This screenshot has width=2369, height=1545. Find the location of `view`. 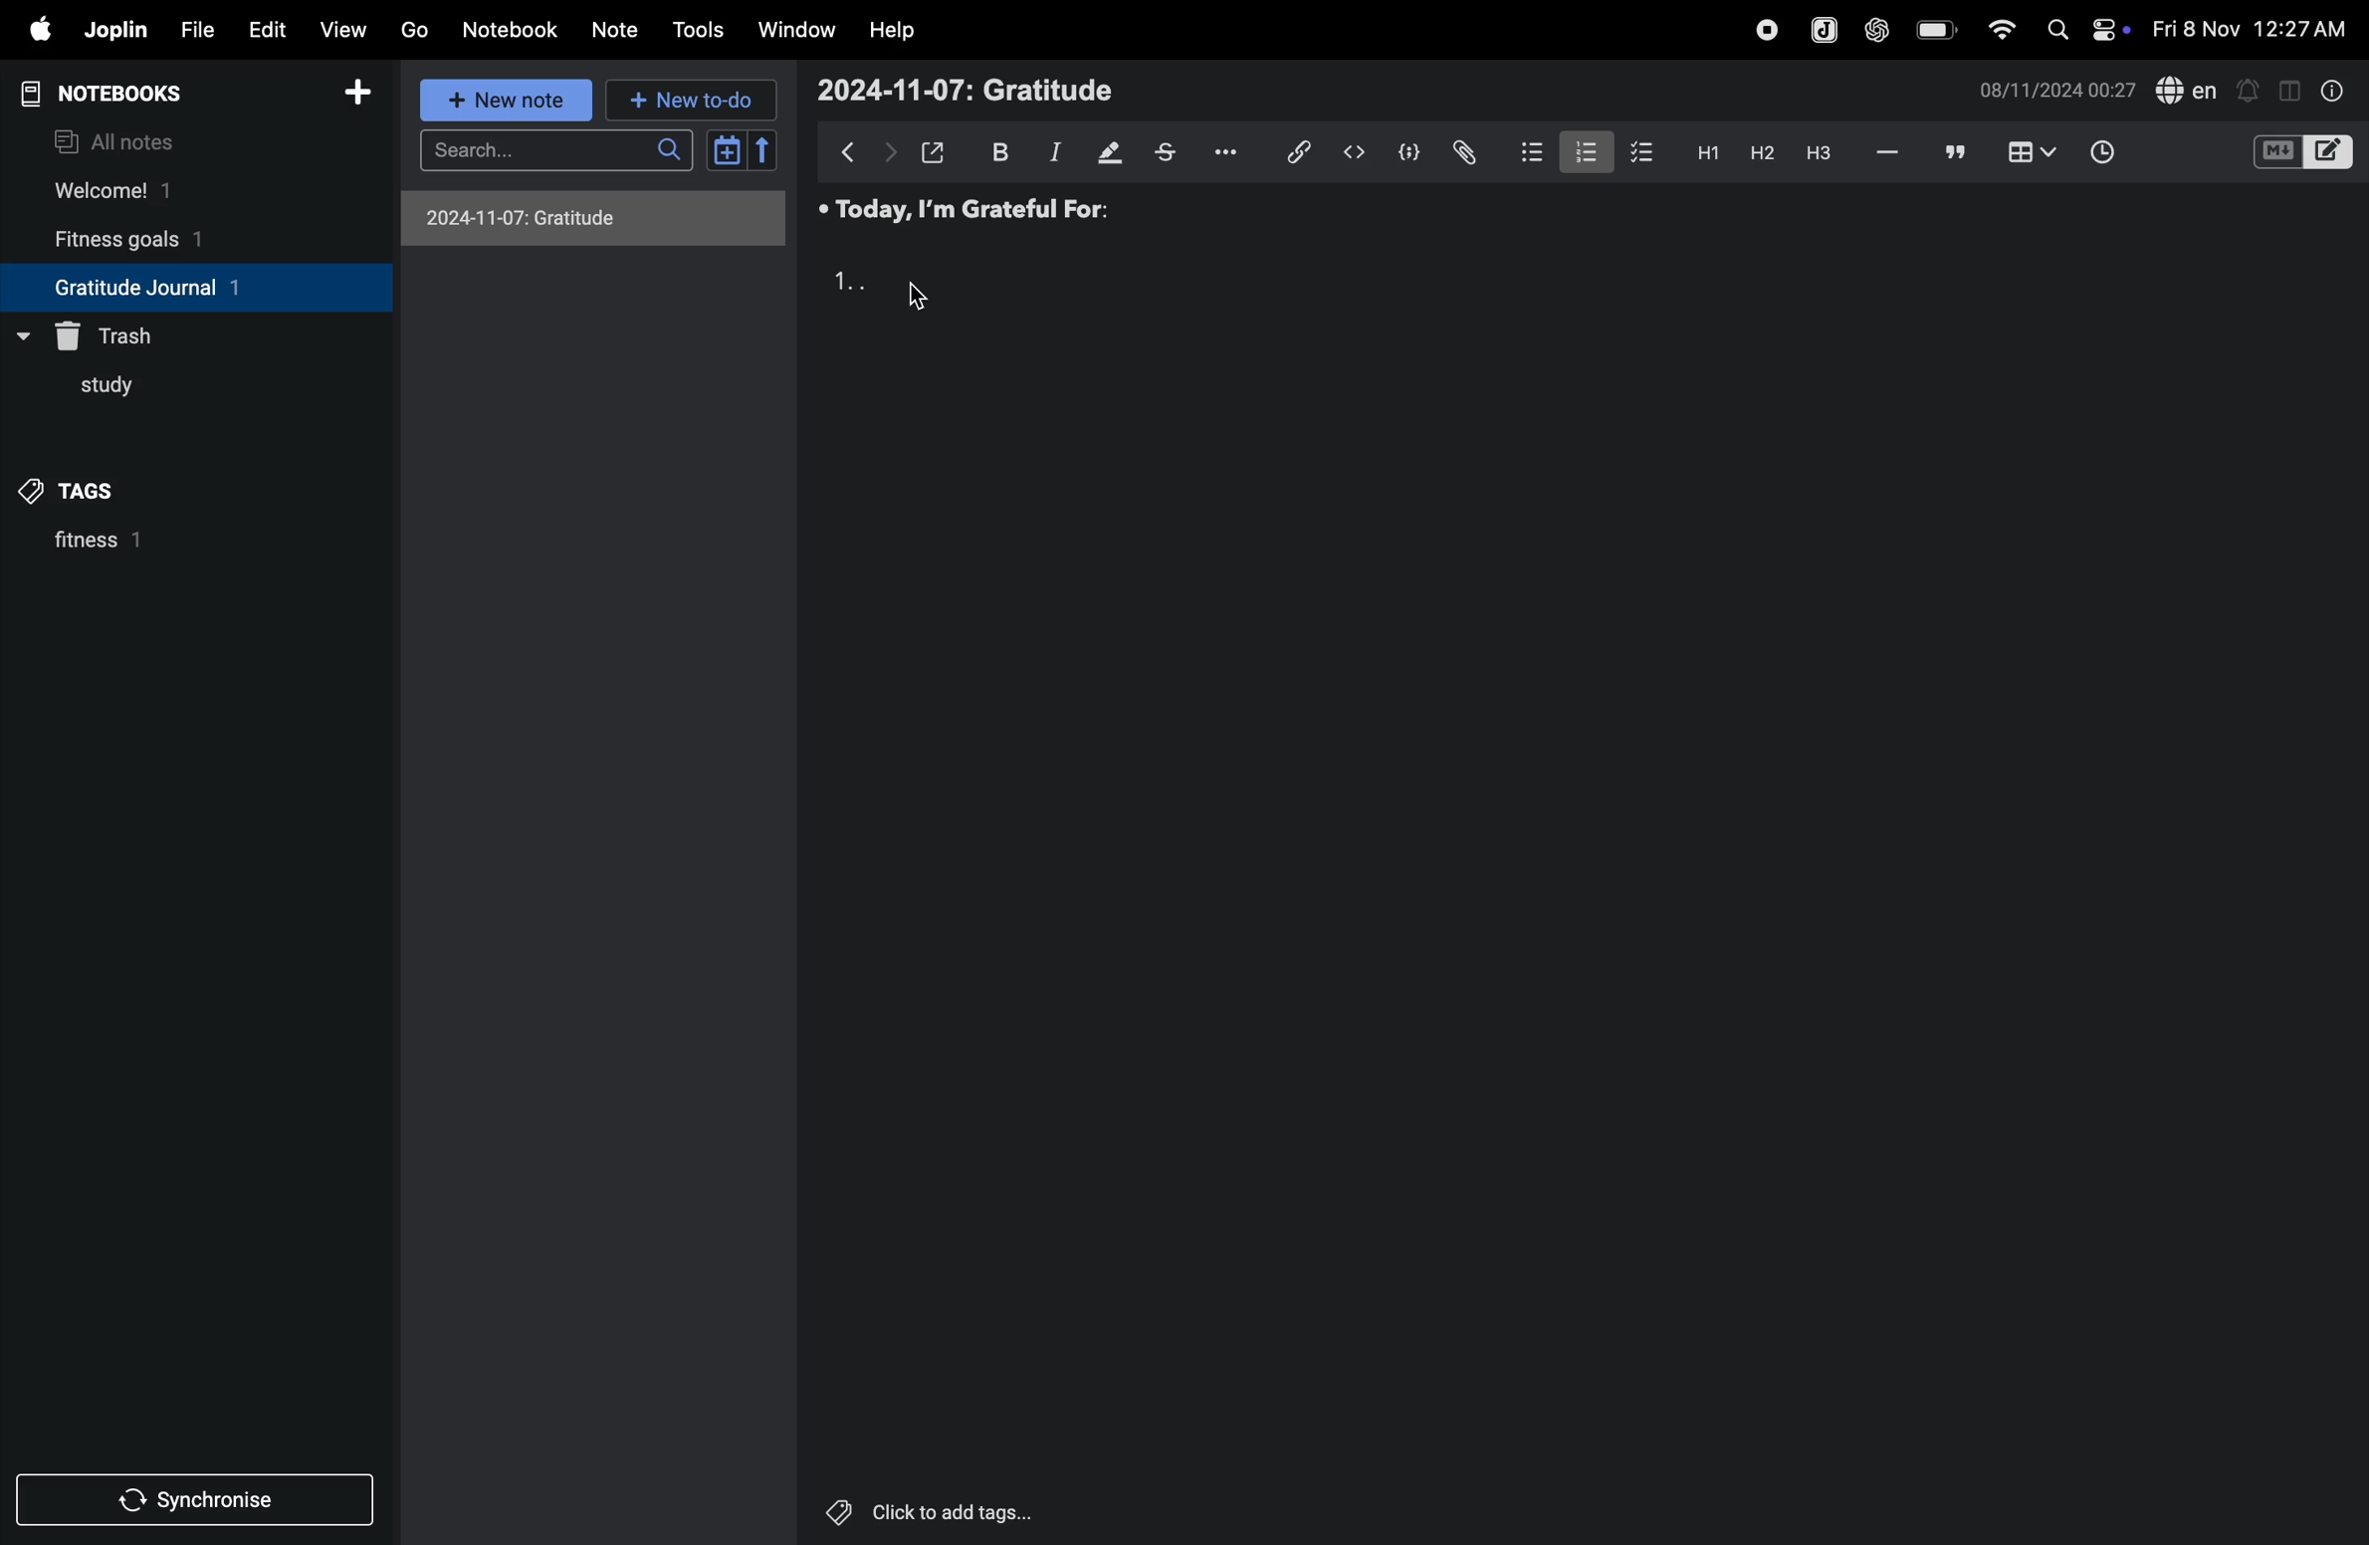

view is located at coordinates (336, 31).